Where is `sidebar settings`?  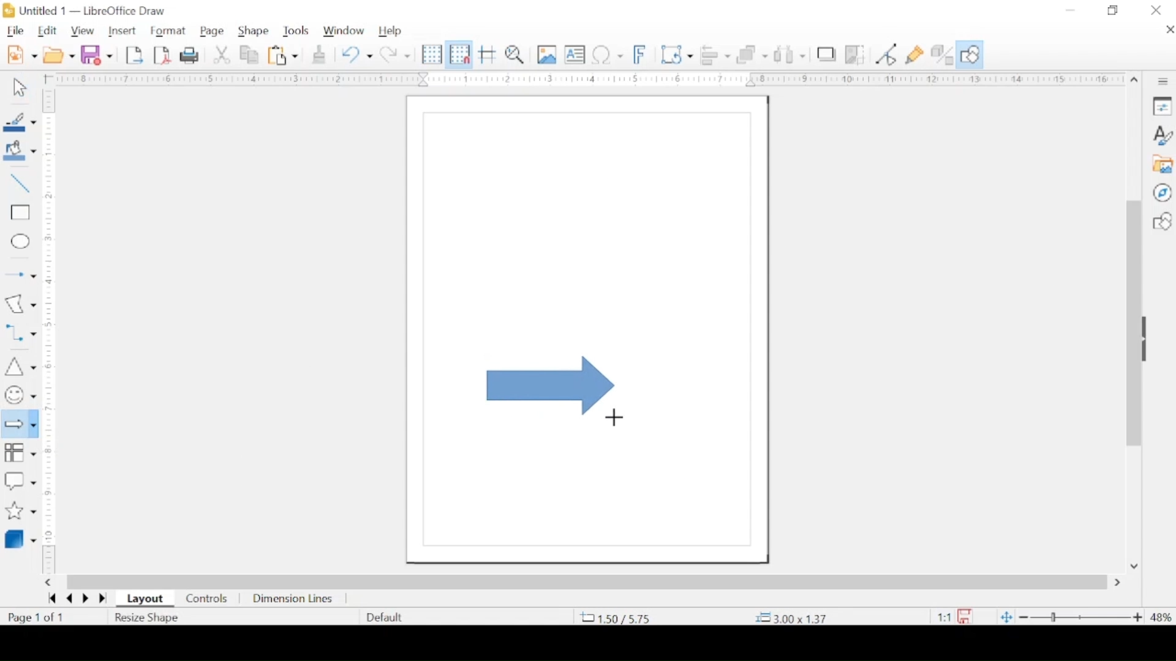 sidebar settings is located at coordinates (1164, 82).